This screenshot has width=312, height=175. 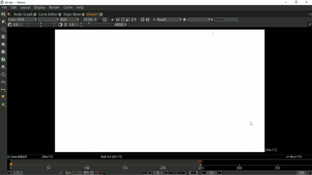 I want to click on Minimize, so click(x=286, y=2).